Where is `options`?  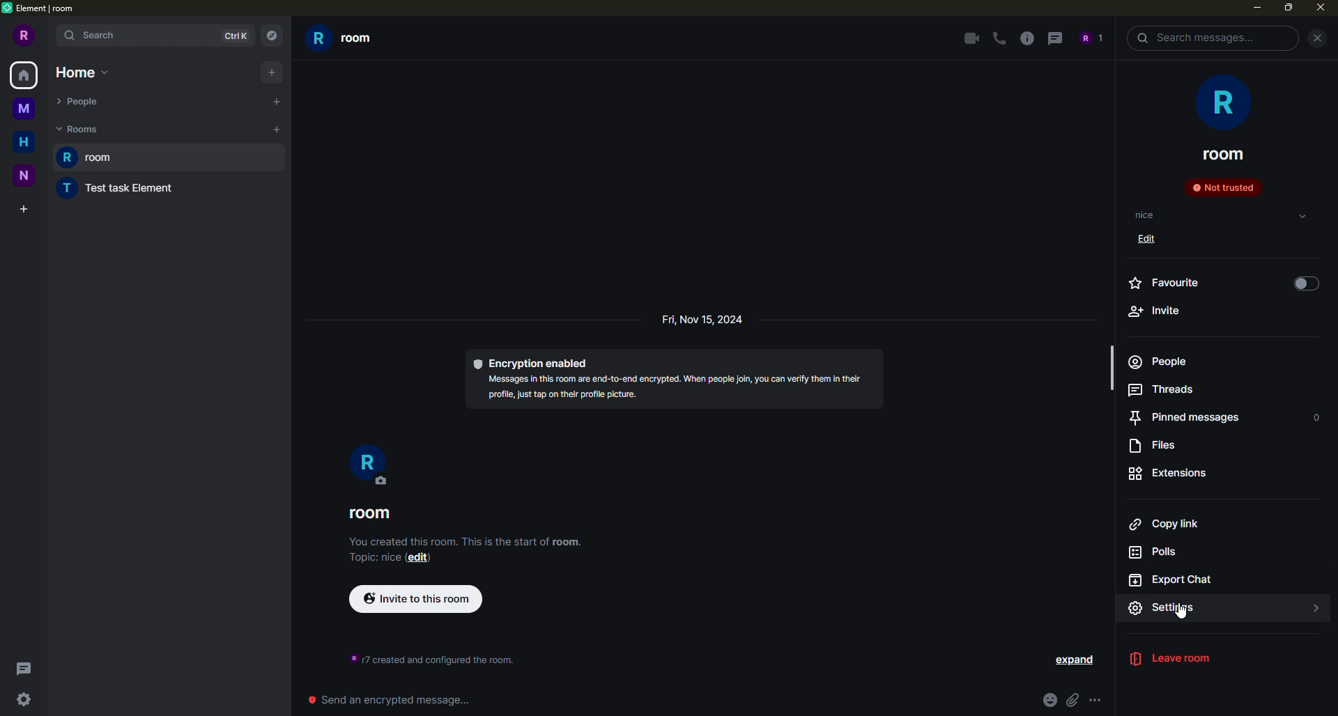
options is located at coordinates (1097, 699).